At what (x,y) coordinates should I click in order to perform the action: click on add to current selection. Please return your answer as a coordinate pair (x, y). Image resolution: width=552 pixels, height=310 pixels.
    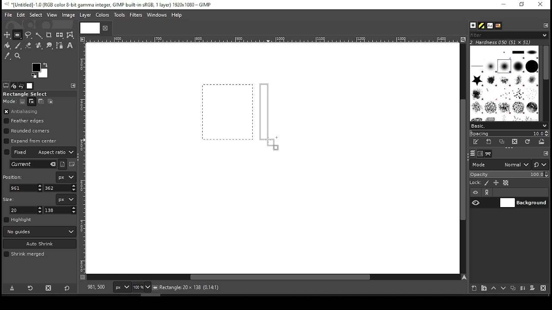
    Looking at the image, I should click on (32, 102).